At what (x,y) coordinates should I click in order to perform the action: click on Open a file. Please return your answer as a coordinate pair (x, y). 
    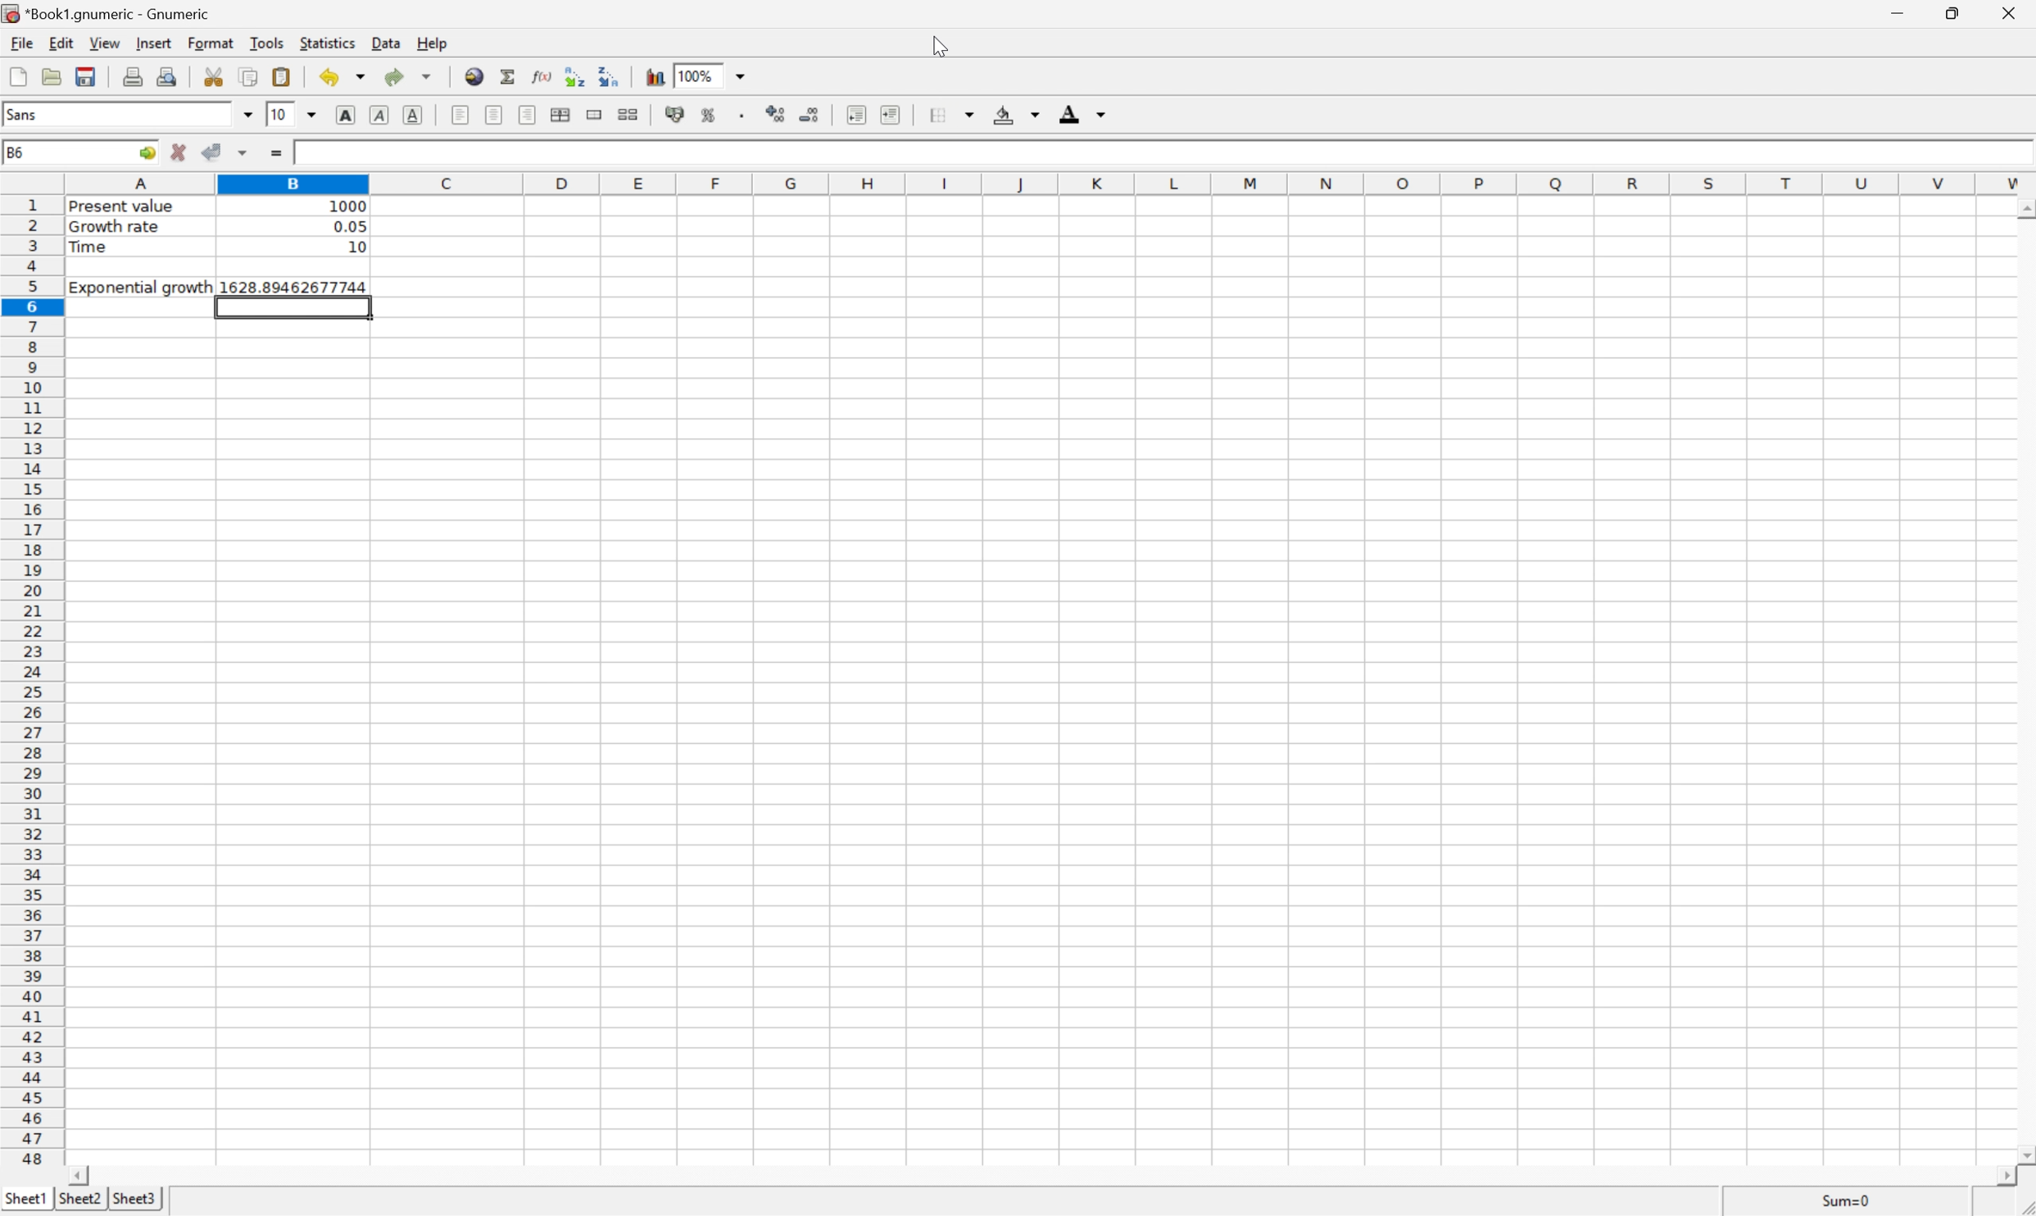
    Looking at the image, I should click on (53, 76).